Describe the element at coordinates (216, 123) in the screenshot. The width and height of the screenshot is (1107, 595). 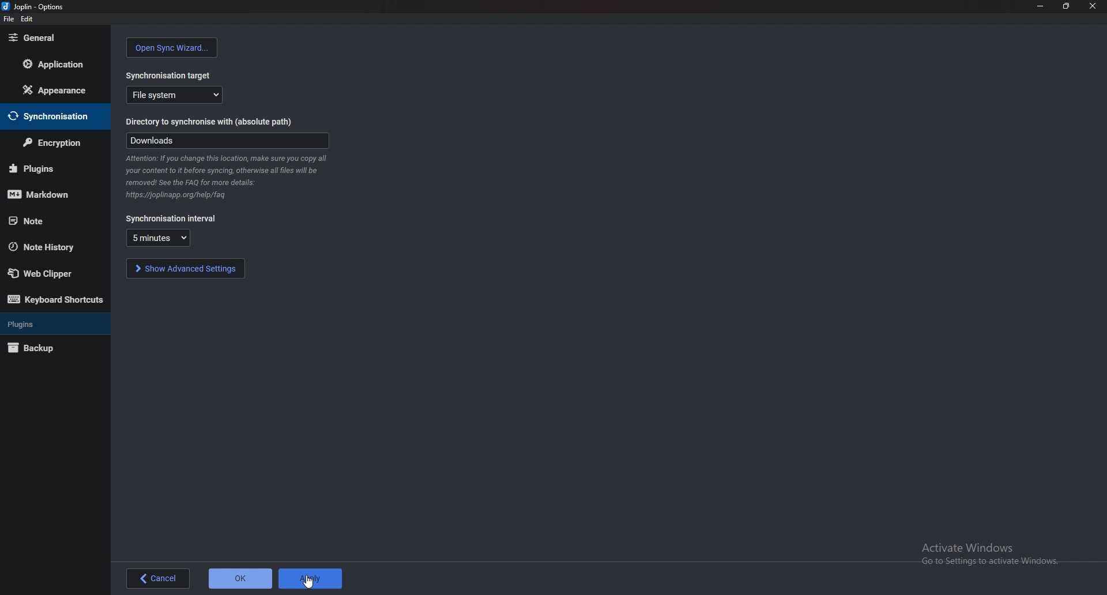
I see `Directory to synchronise with Absolute path` at that location.